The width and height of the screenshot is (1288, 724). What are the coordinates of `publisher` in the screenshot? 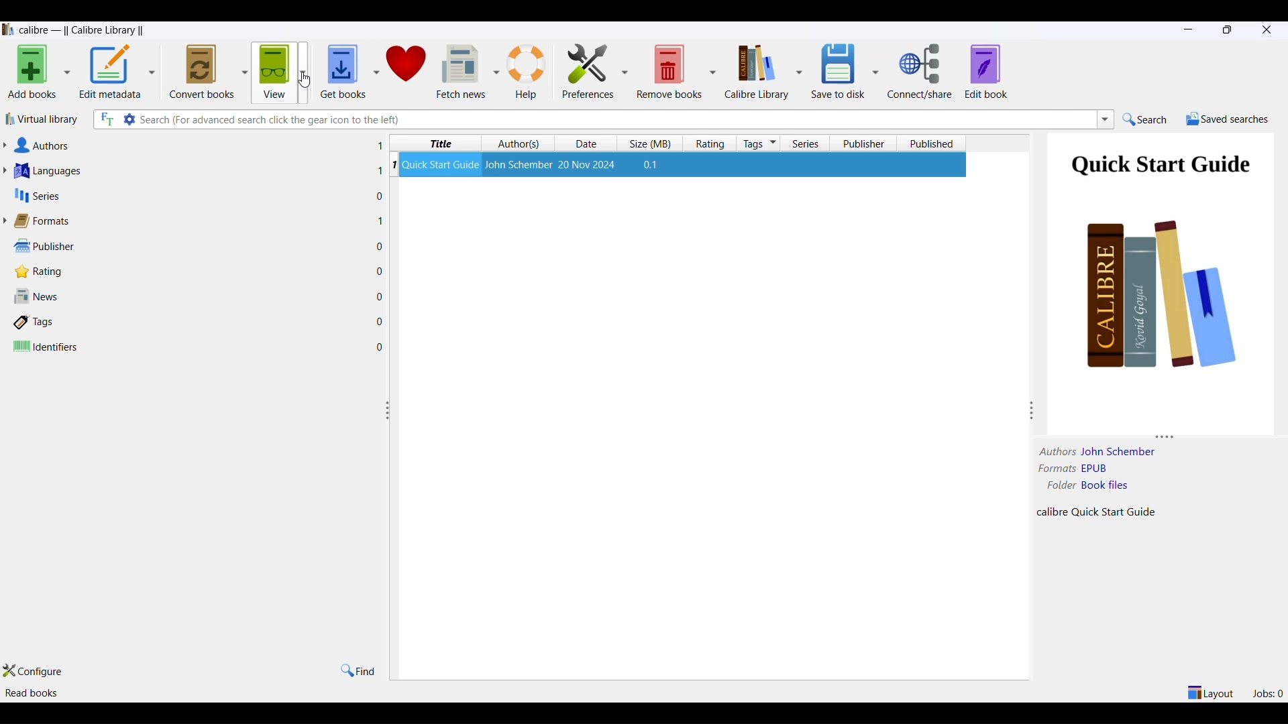 It's located at (199, 245).